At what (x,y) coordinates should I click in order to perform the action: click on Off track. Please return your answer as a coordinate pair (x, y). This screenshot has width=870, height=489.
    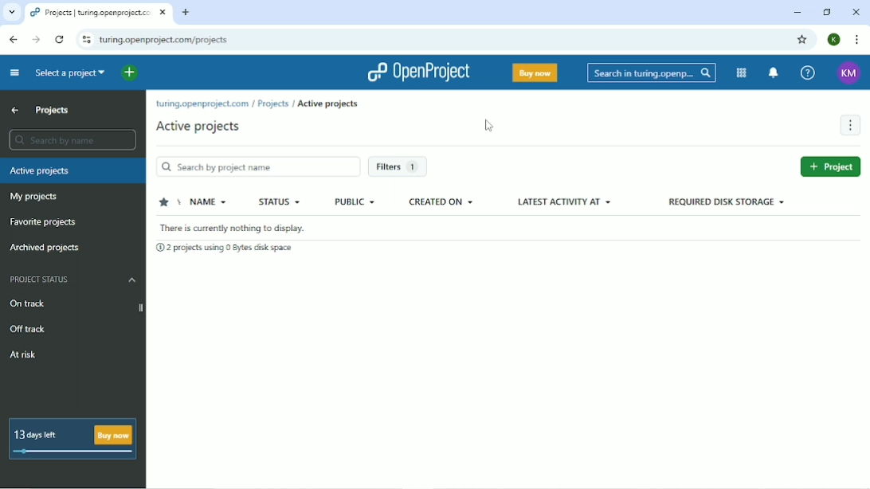
    Looking at the image, I should click on (28, 327).